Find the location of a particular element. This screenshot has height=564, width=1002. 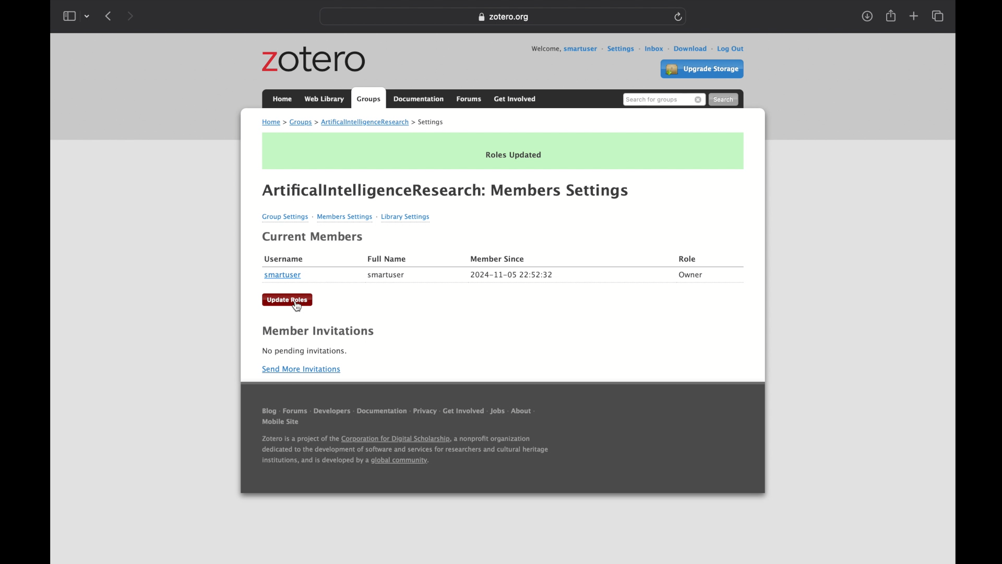

groups is located at coordinates (301, 123).